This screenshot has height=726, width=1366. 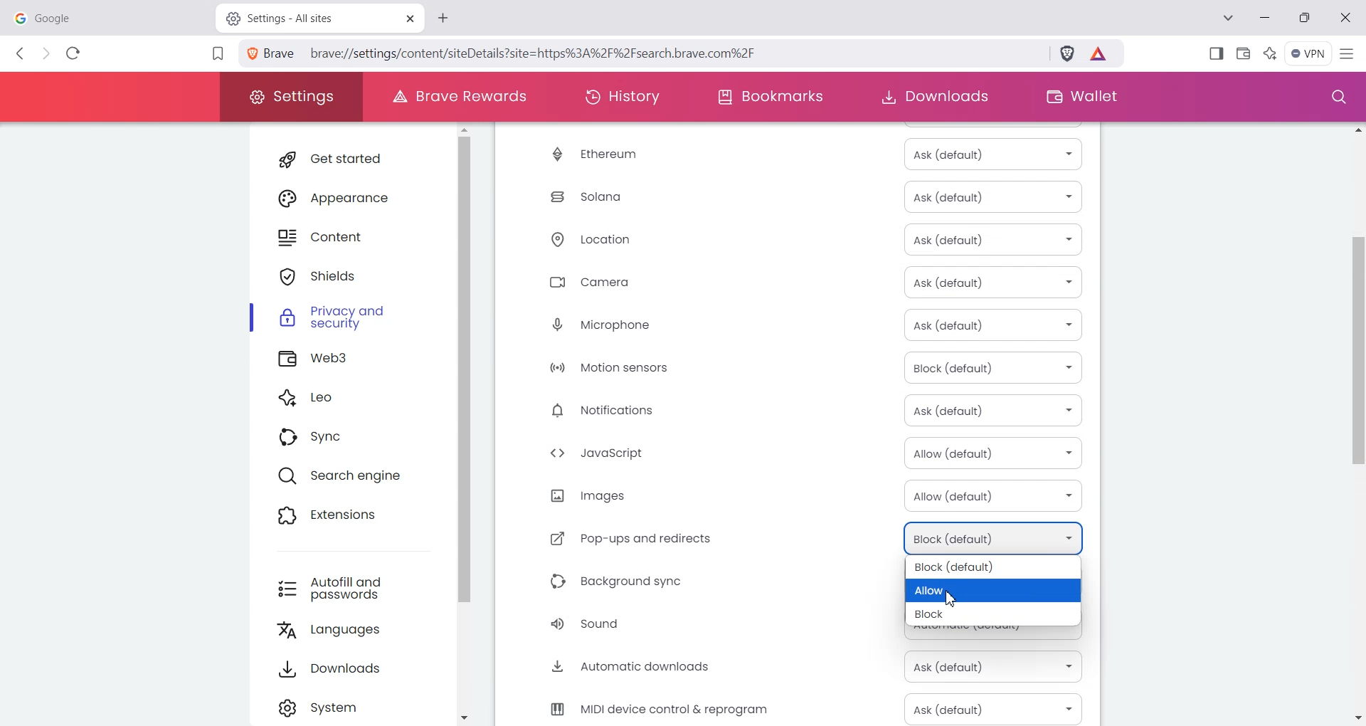 What do you see at coordinates (992, 589) in the screenshot?
I see `Allow` at bounding box center [992, 589].